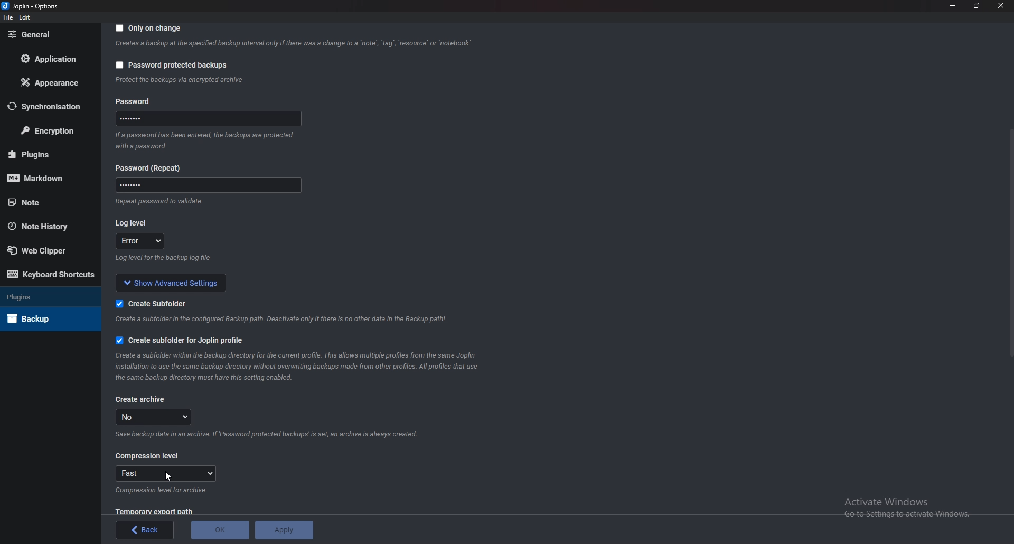 The height and width of the screenshot is (544, 1014). What do you see at coordinates (29, 6) in the screenshot?
I see `Joplin` at bounding box center [29, 6].